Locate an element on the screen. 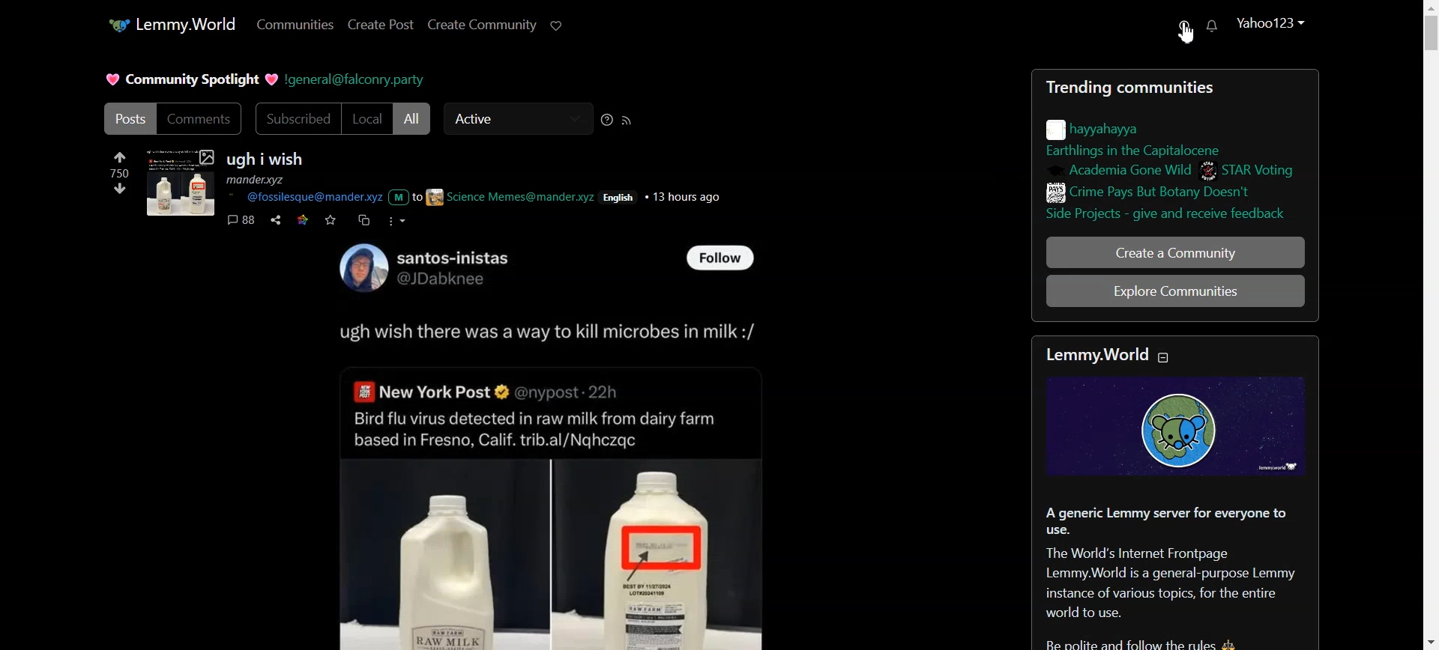 This screenshot has height=650, width=1439. Comment is located at coordinates (241, 219).